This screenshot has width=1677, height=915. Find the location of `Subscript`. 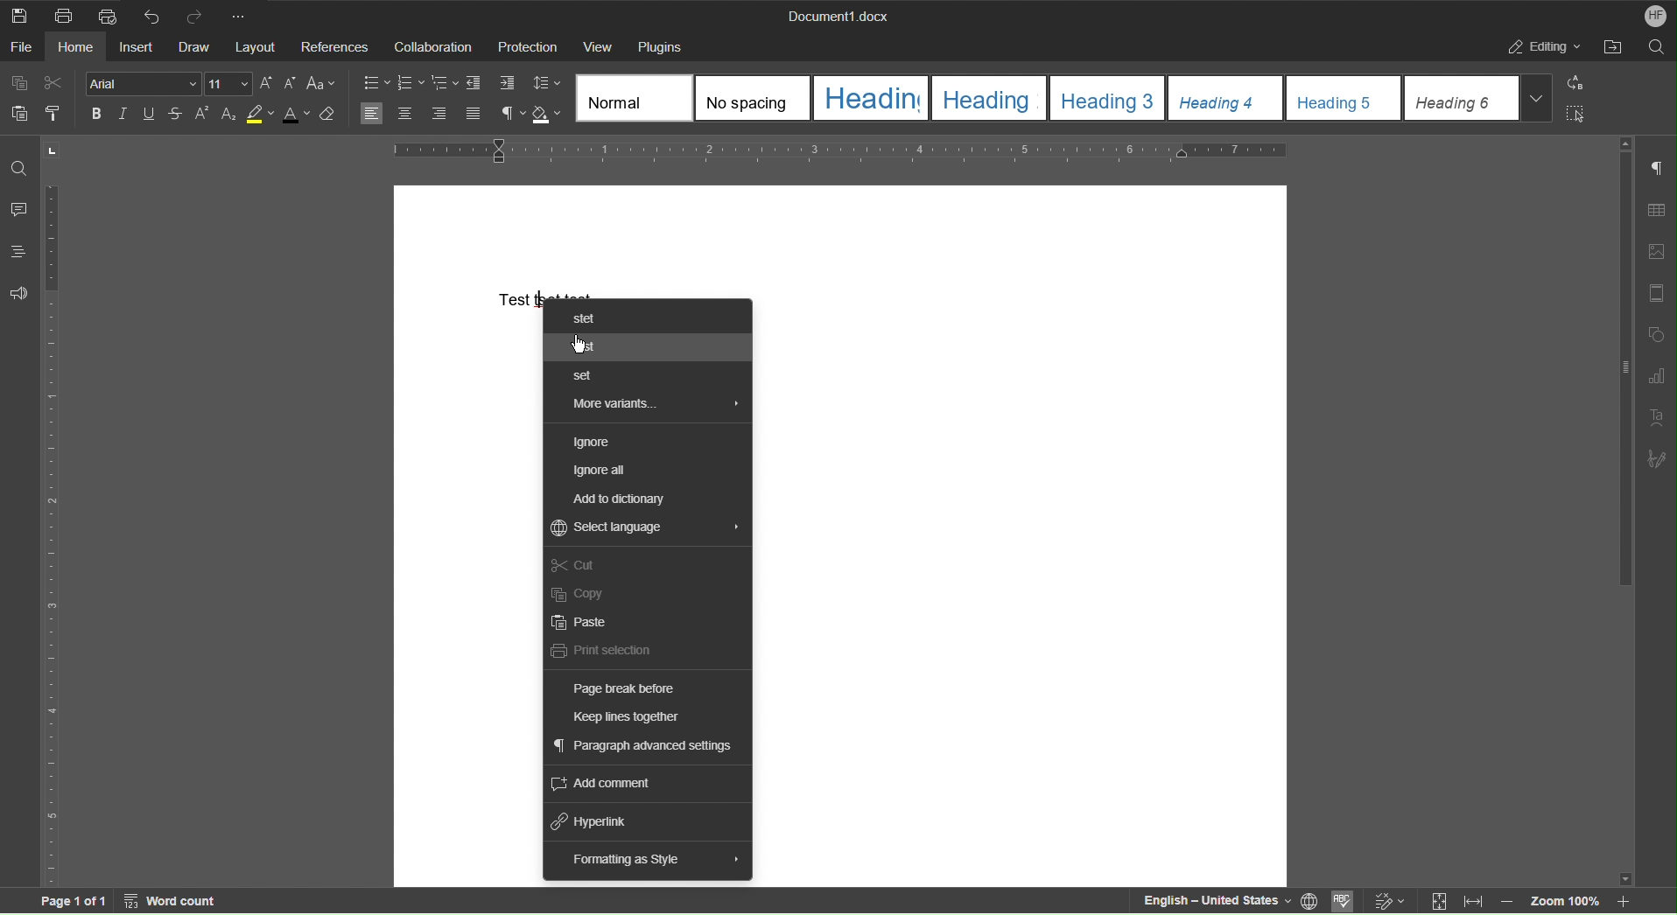

Subscript is located at coordinates (228, 115).